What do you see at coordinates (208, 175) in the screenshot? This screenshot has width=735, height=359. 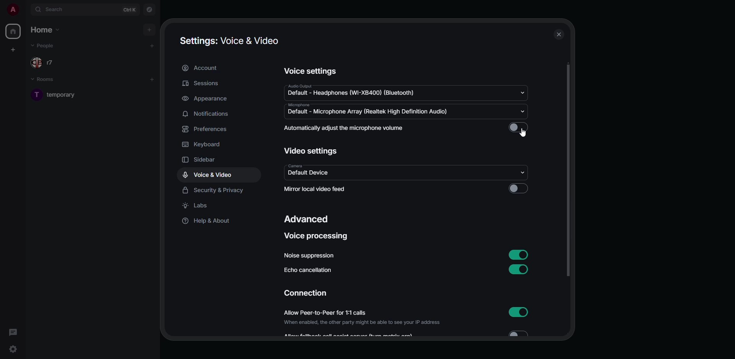 I see `voice & video` at bounding box center [208, 175].